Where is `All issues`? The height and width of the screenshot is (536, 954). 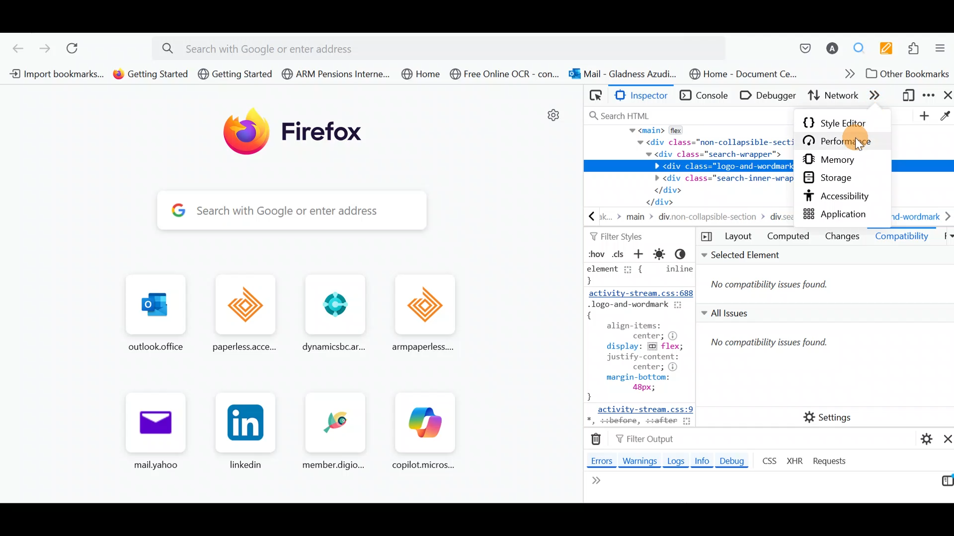
All issues is located at coordinates (816, 349).